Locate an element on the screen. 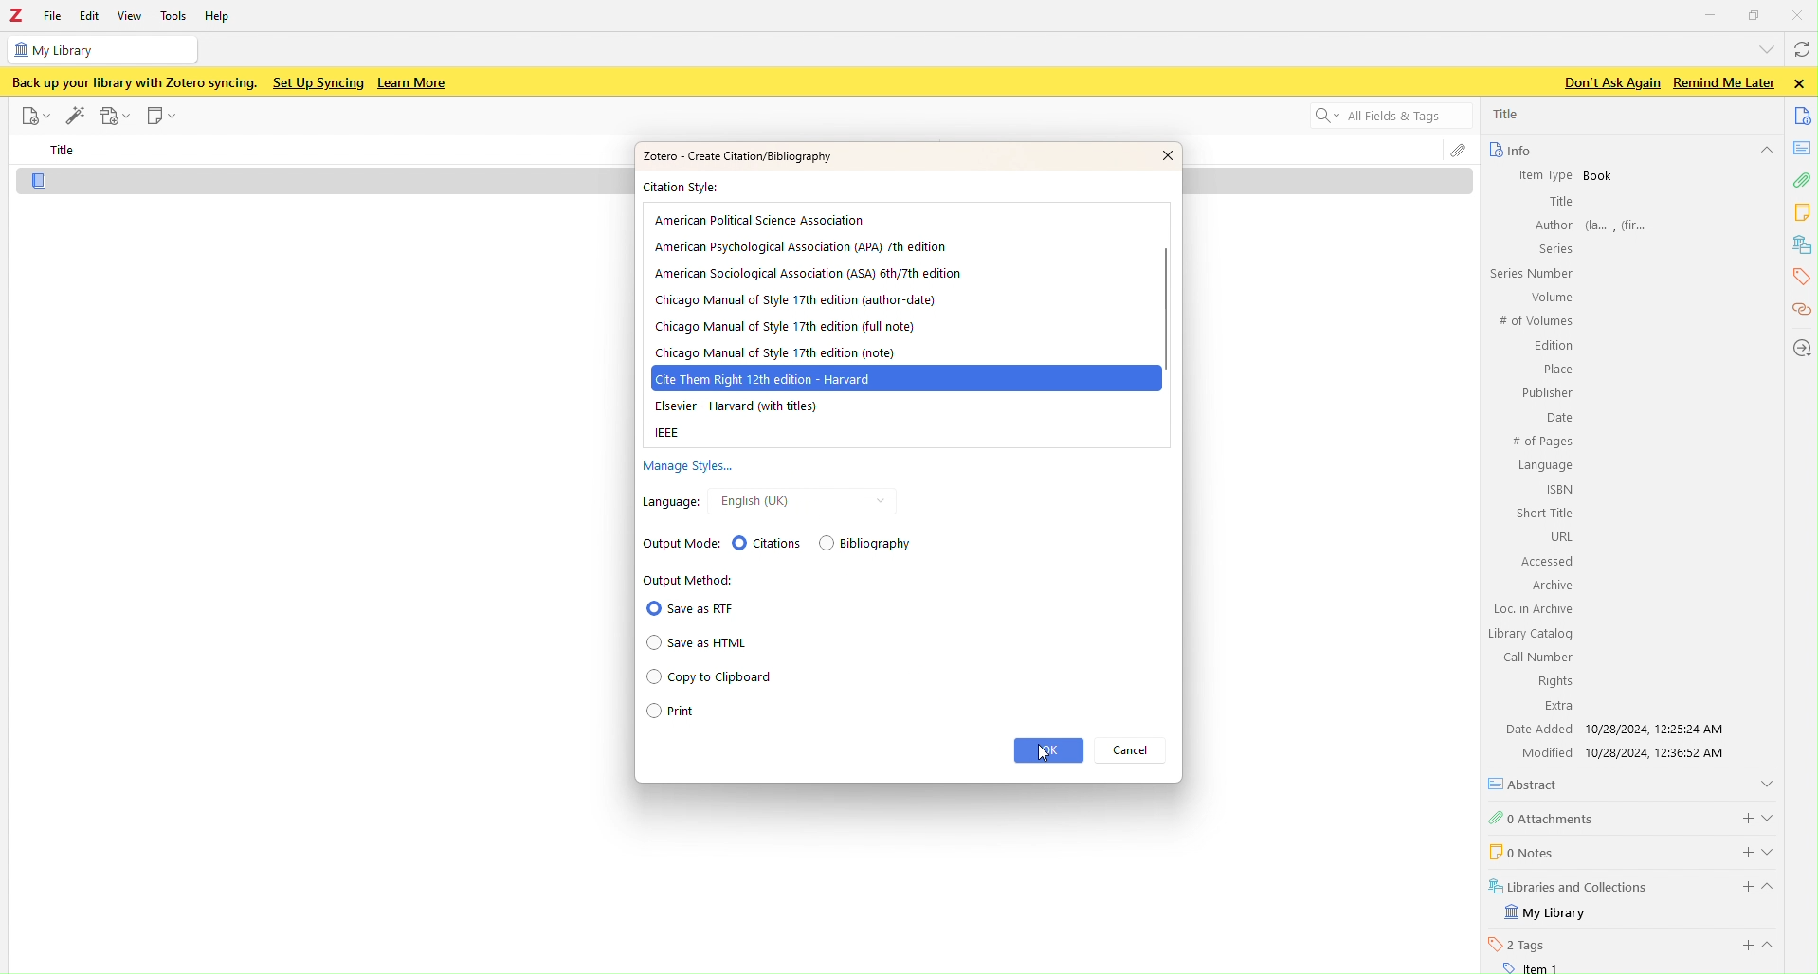  # of Volumes is located at coordinates (1534, 321).